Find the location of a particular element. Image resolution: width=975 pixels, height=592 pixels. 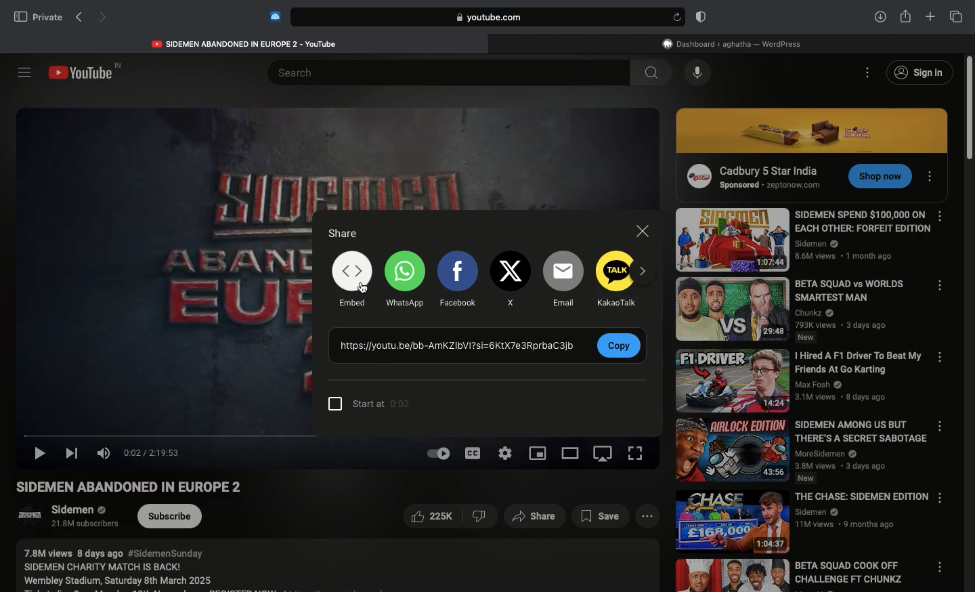

Sidebar is located at coordinates (24, 72).